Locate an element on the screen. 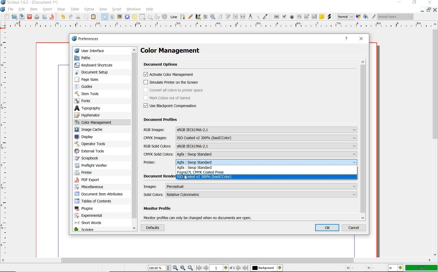 The width and height of the screenshot is (438, 272). OK is located at coordinates (327, 228).